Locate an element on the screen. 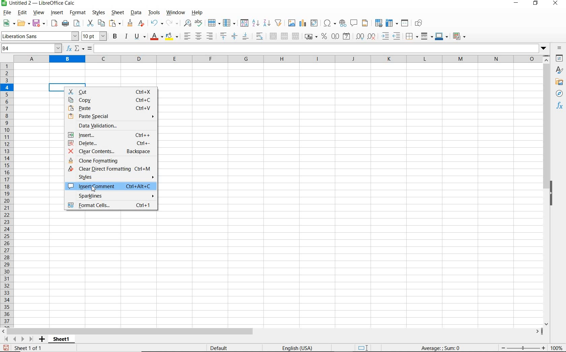 The height and width of the screenshot is (352, 566). cursor is located at coordinates (95, 189).